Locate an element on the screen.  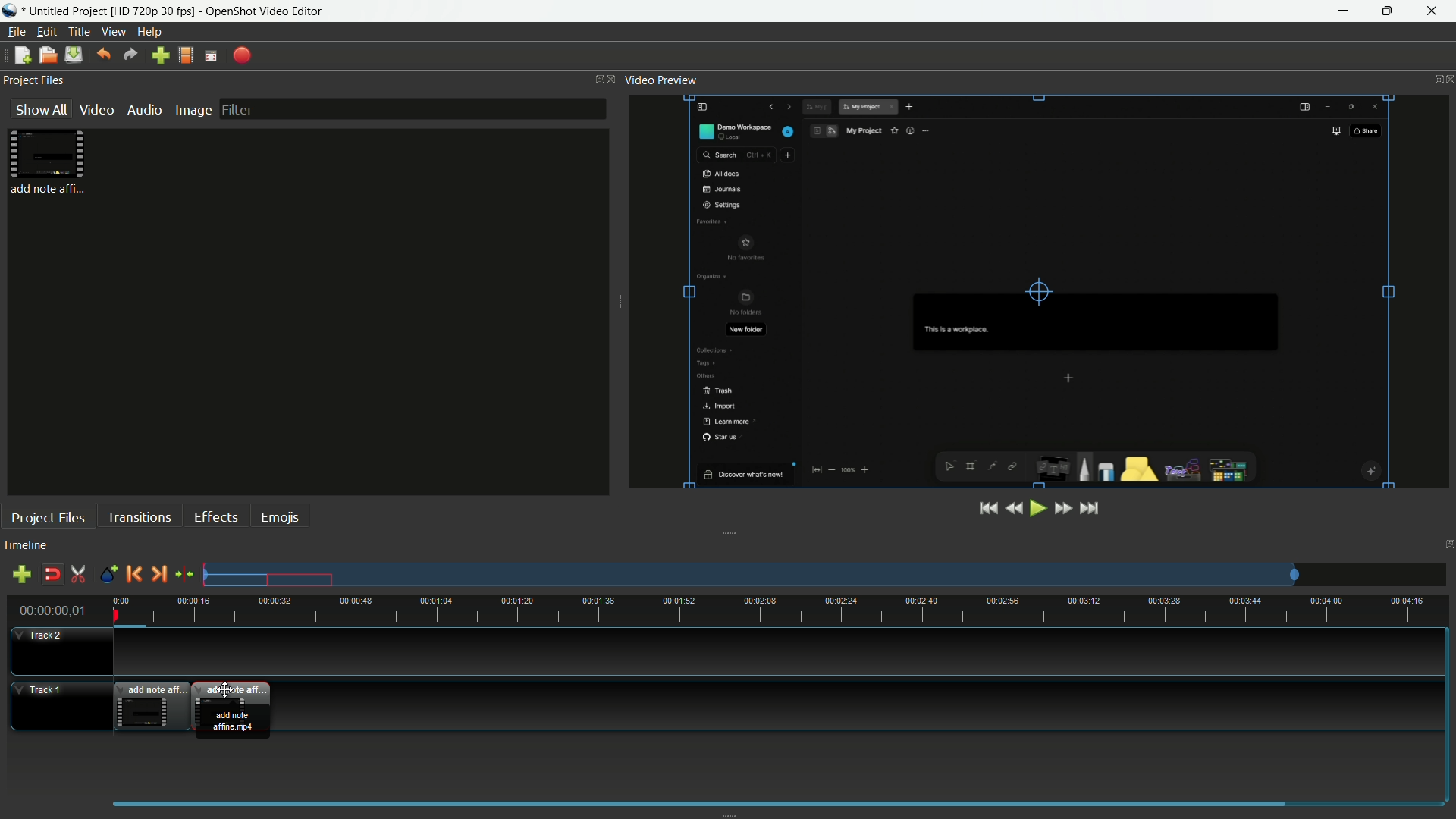
time is located at coordinates (785, 610).